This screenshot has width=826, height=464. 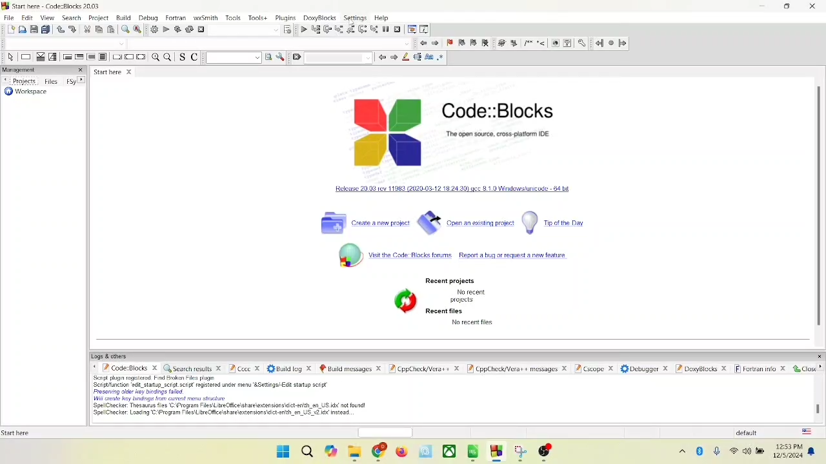 What do you see at coordinates (430, 57) in the screenshot?
I see `match case` at bounding box center [430, 57].